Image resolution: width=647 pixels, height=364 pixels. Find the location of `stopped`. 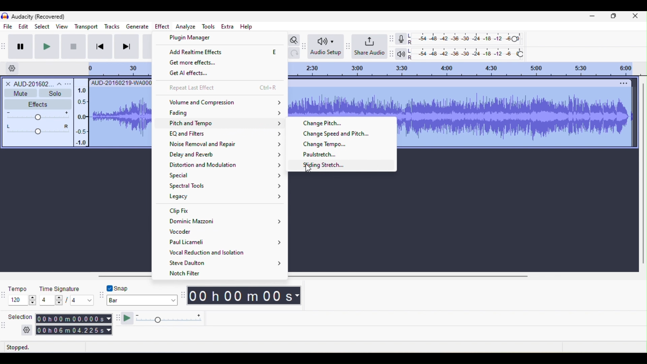

stopped is located at coordinates (27, 347).